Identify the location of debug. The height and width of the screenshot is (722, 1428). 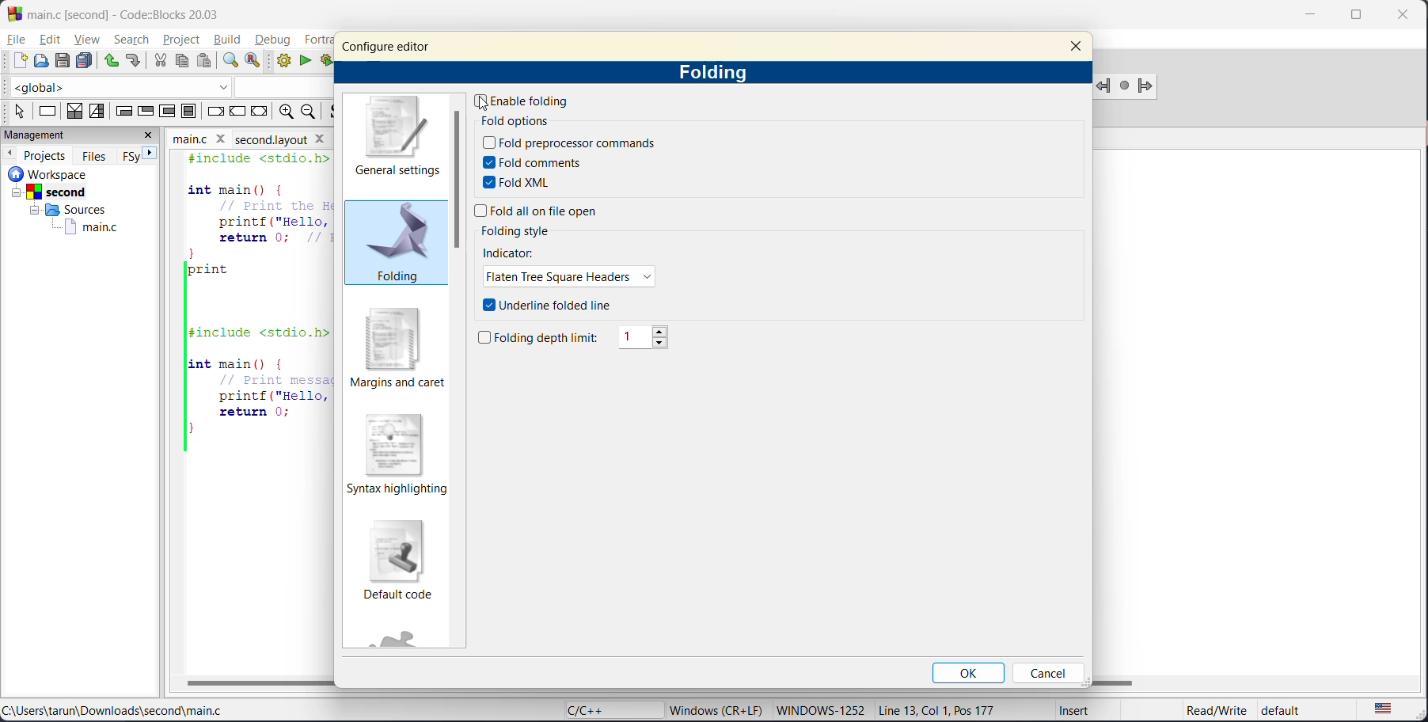
(274, 40).